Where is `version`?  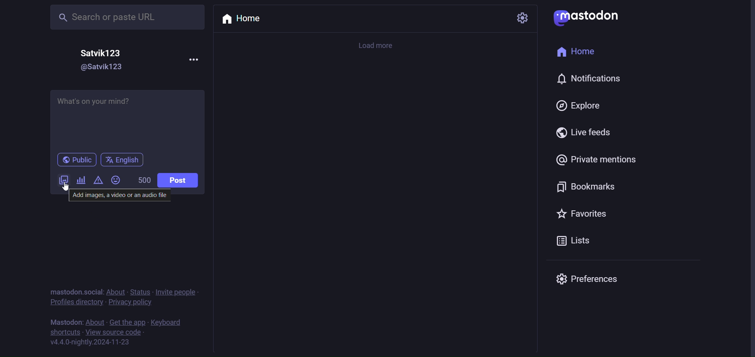 version is located at coordinates (90, 343).